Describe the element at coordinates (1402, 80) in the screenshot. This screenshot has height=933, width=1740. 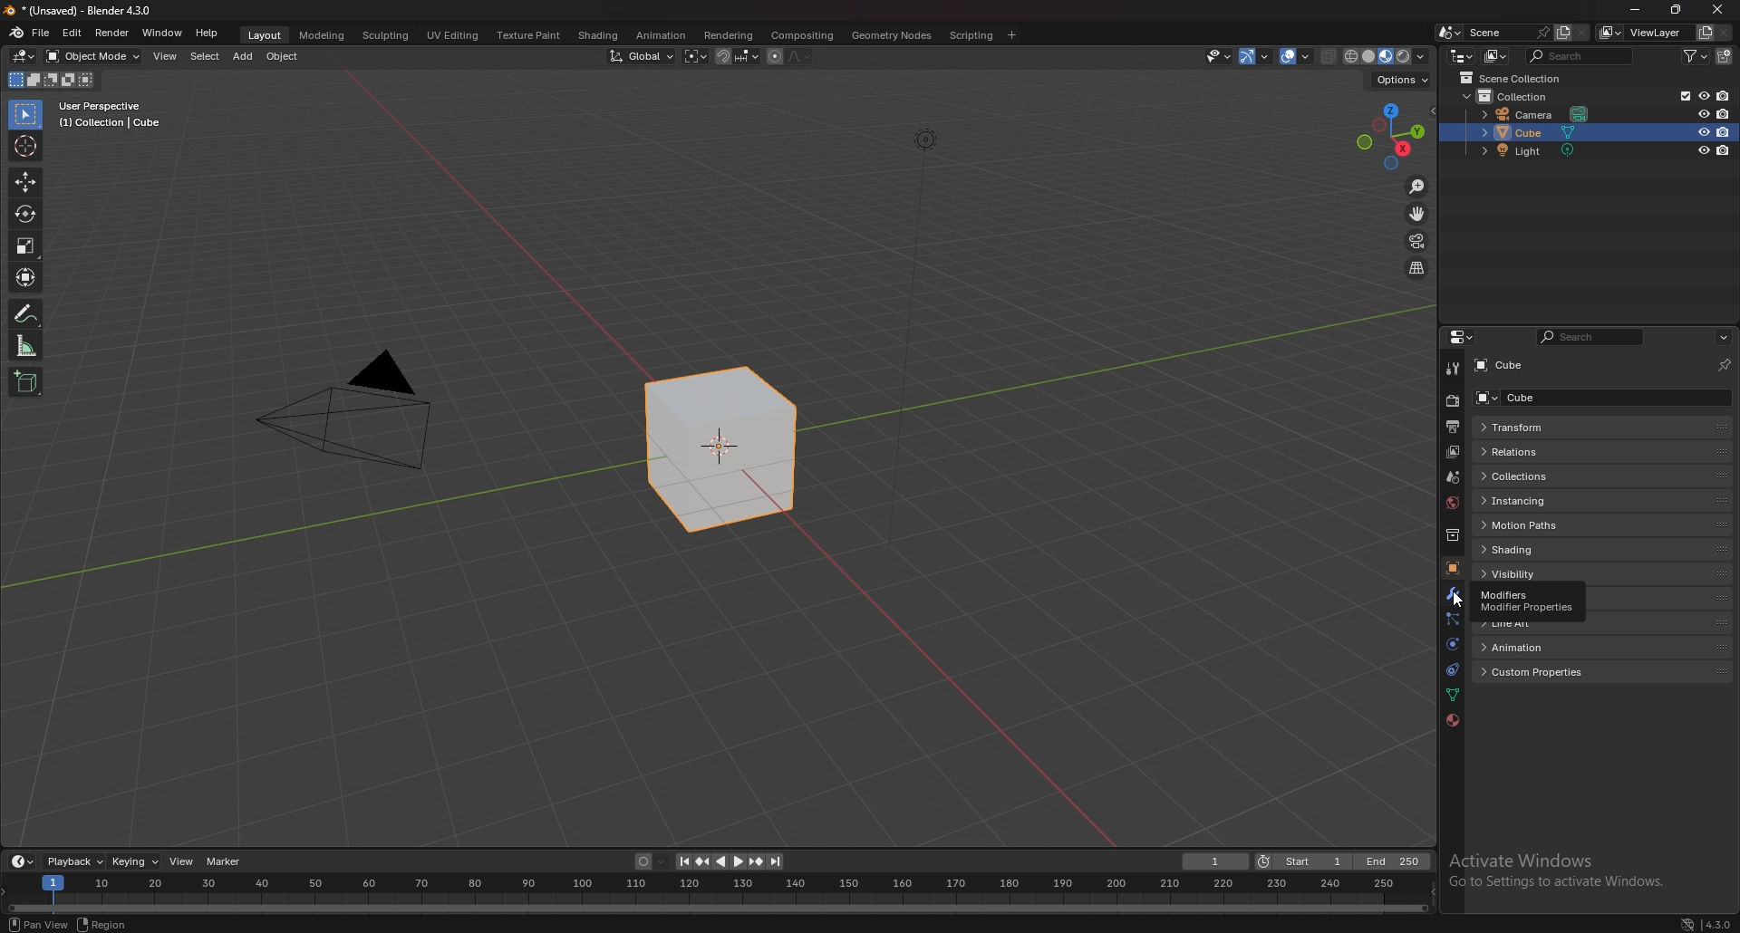
I see `options` at that location.